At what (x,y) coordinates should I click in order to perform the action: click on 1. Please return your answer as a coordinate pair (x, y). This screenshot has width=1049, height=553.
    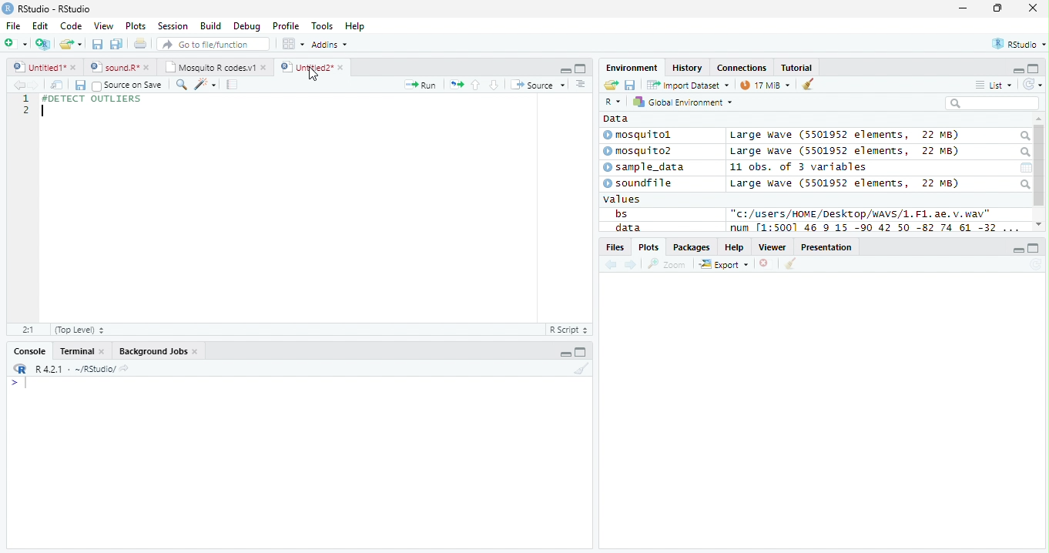
    Looking at the image, I should click on (25, 98).